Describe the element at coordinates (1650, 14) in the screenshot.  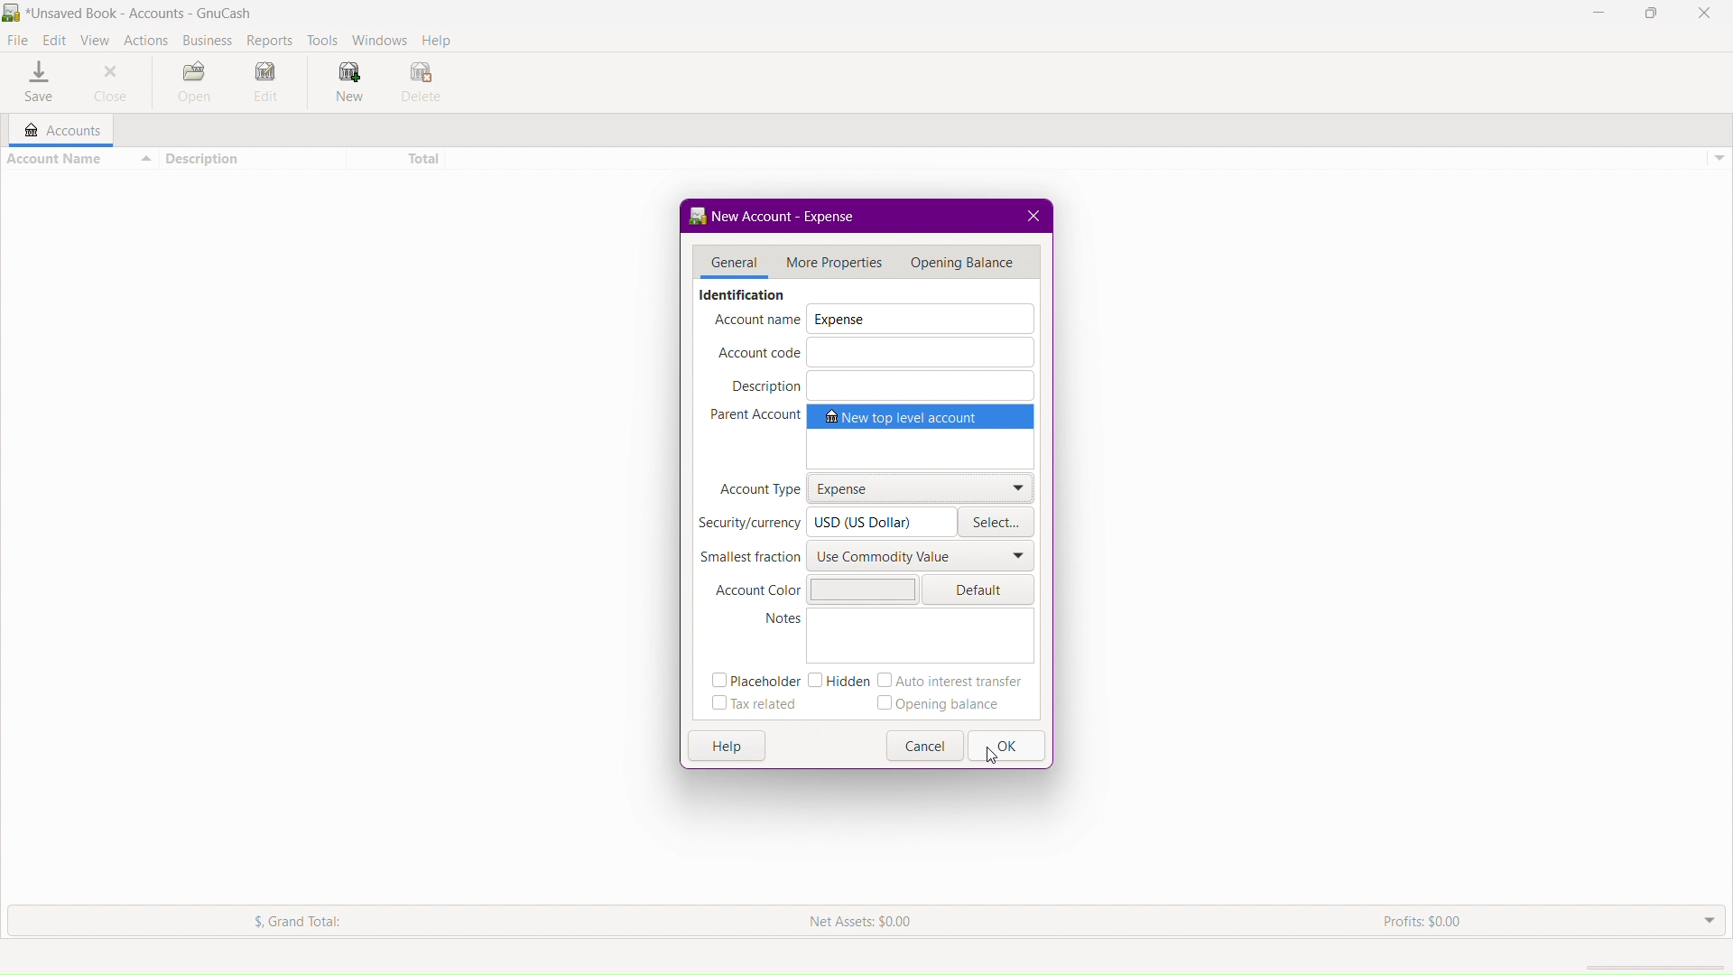
I see `Maximize` at that location.